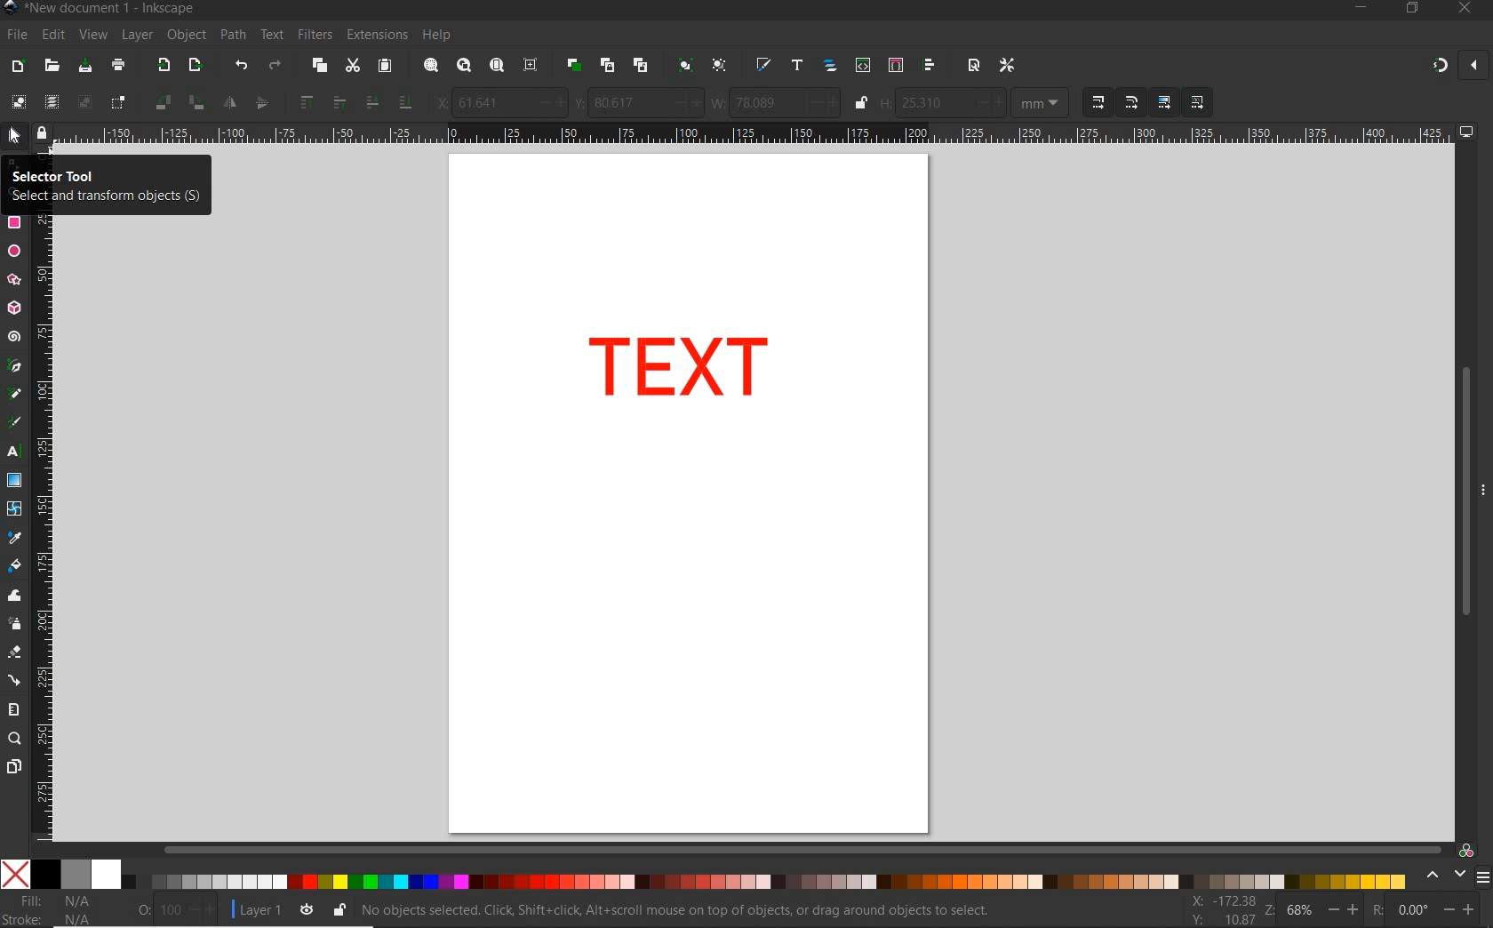 The width and height of the screenshot is (1493, 928). I want to click on zoom center page, so click(534, 64).